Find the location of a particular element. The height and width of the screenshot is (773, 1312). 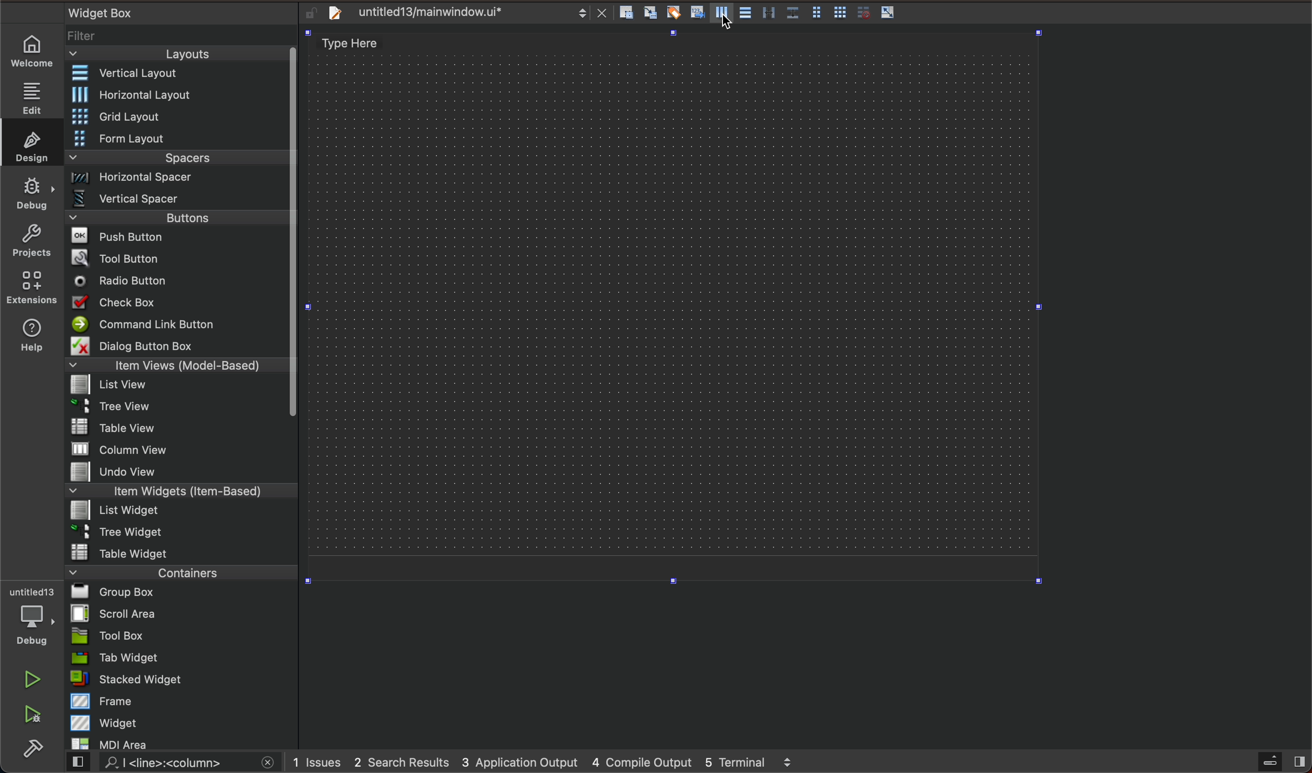

widget is located at coordinates (182, 722).